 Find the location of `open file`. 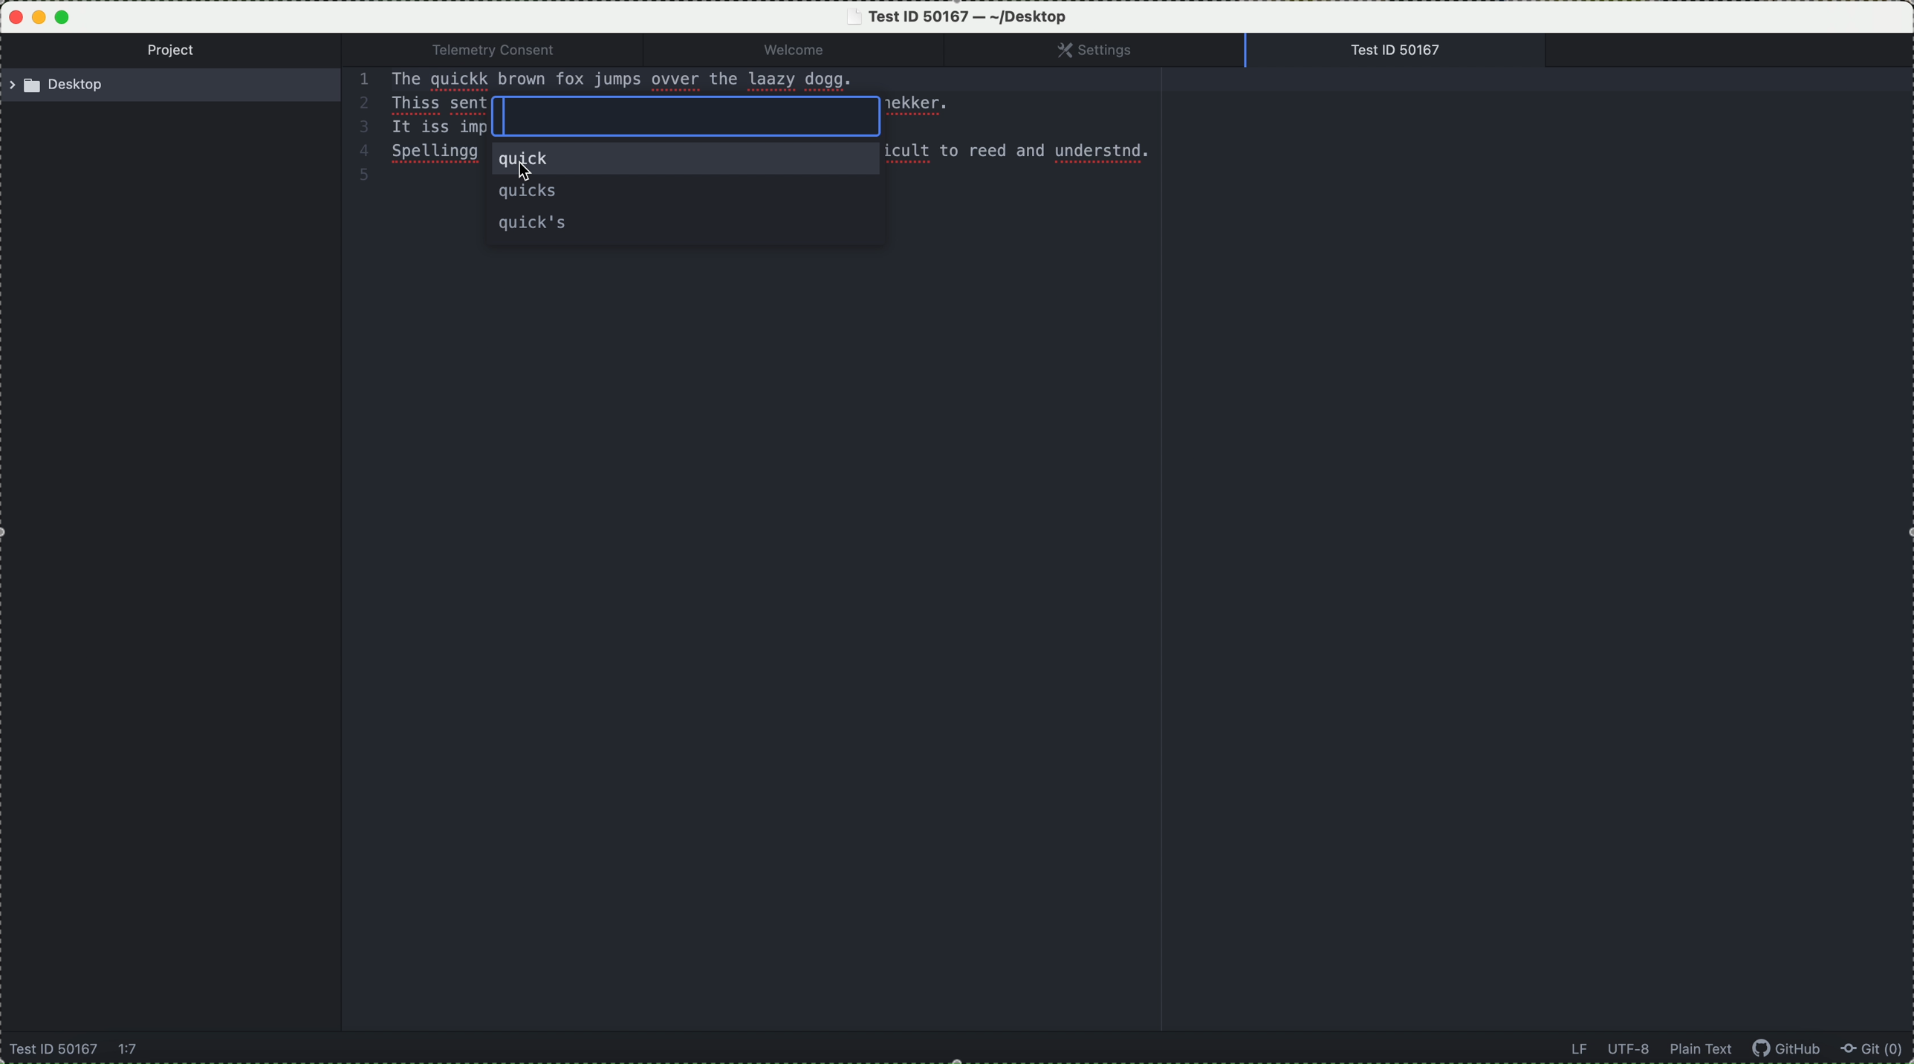

open file is located at coordinates (1402, 51).